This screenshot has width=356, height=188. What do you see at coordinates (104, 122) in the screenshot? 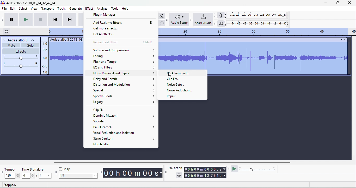
I see `vocoder` at bounding box center [104, 122].